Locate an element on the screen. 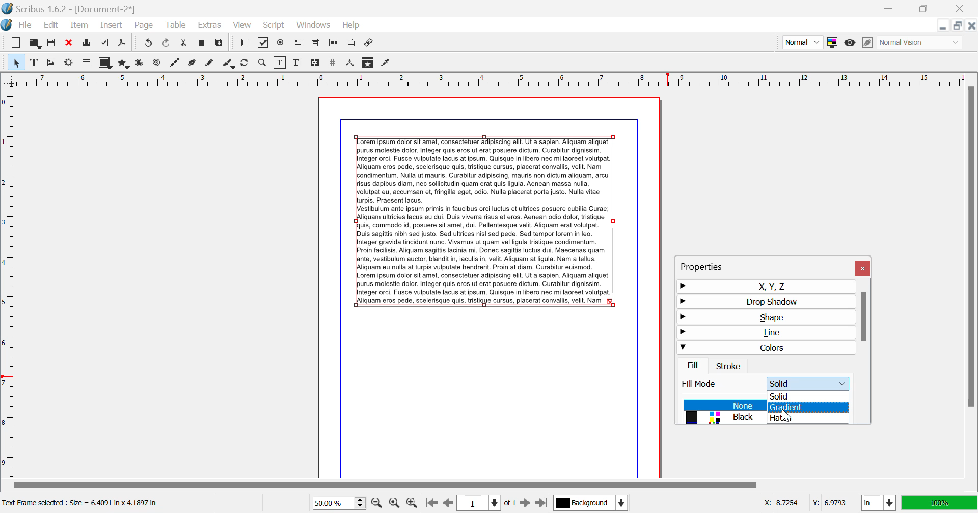 The height and width of the screenshot is (513, 978). Open is located at coordinates (35, 42).